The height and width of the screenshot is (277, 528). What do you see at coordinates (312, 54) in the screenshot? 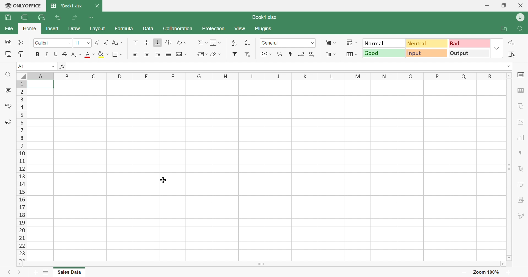
I see `Remove decimals` at bounding box center [312, 54].